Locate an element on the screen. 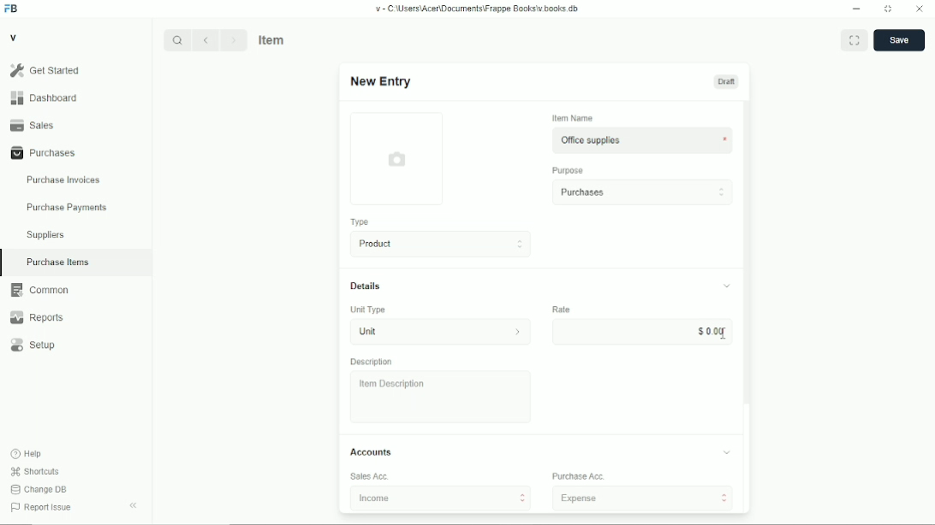 Image resolution: width=935 pixels, height=525 pixels. accounts is located at coordinates (371, 451).